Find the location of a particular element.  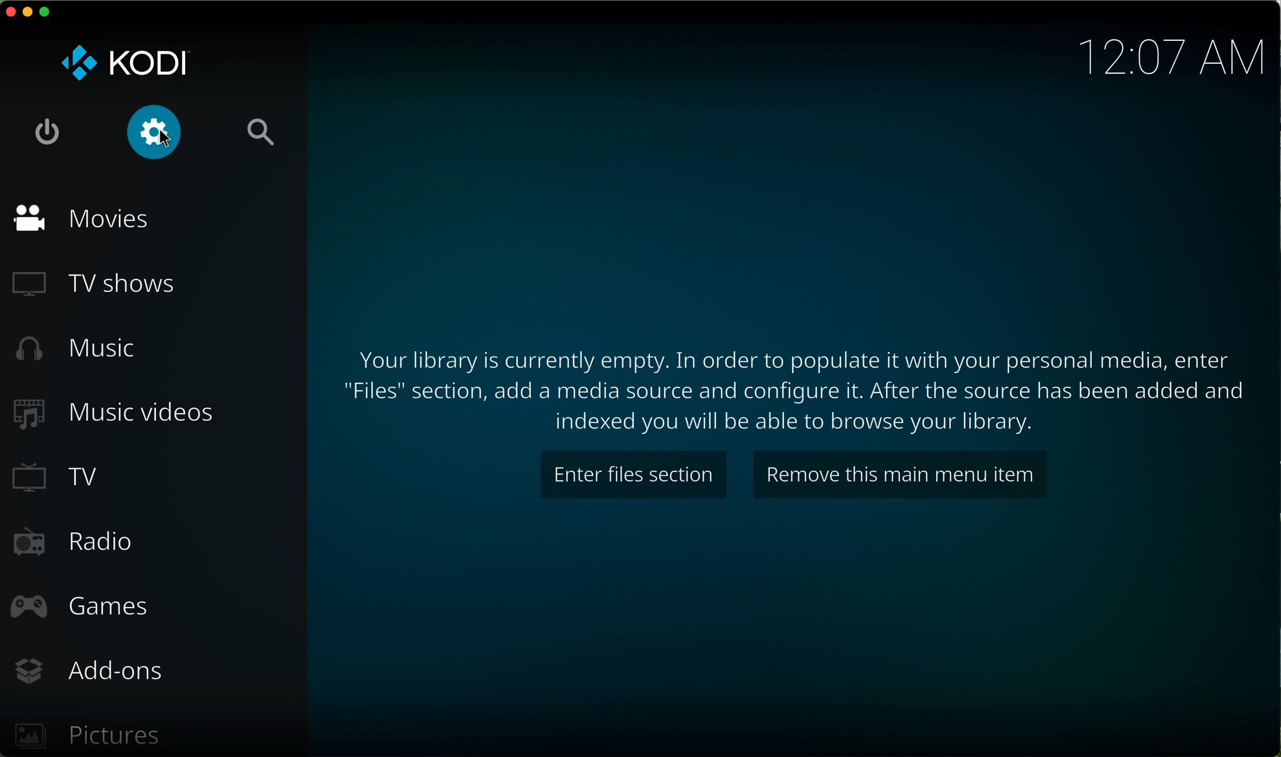

click on settings is located at coordinates (155, 134).